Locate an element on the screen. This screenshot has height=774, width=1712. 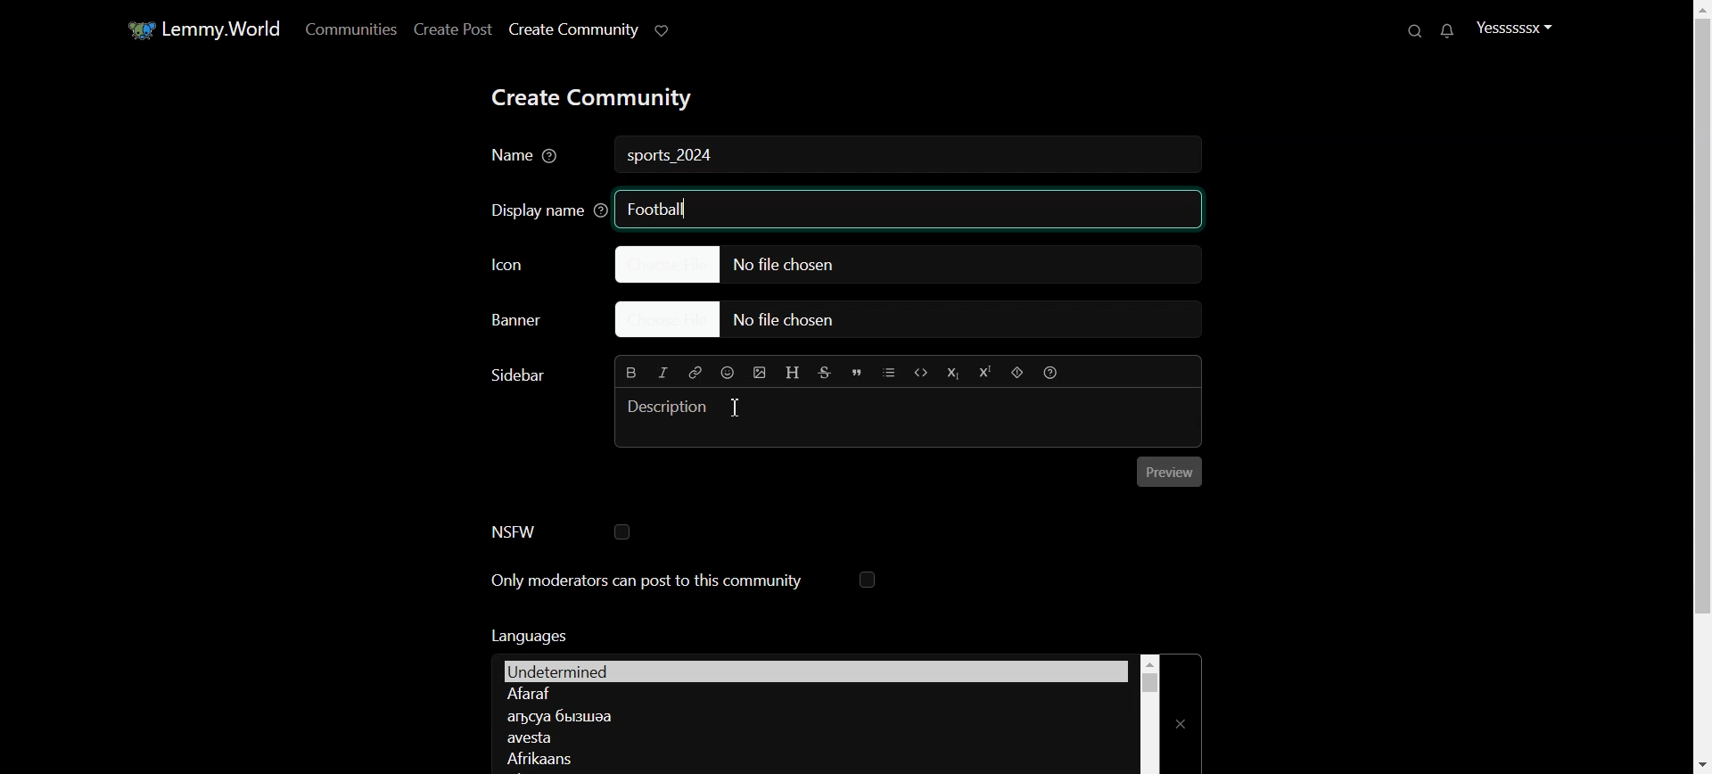
Text is located at coordinates (515, 375).